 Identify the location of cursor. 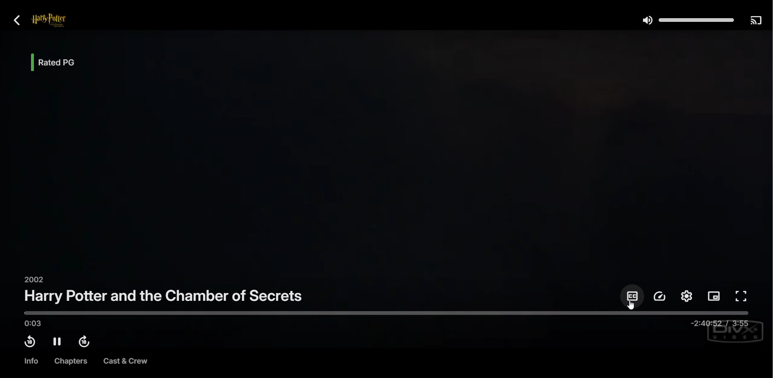
(630, 306).